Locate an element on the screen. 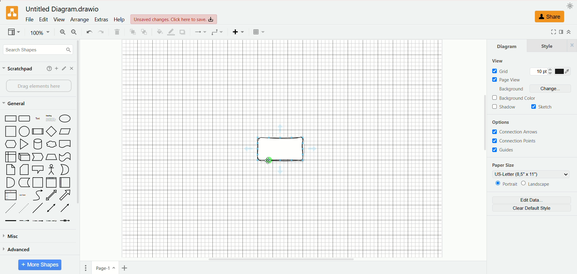 The height and width of the screenshot is (274, 577). search is located at coordinates (38, 50).